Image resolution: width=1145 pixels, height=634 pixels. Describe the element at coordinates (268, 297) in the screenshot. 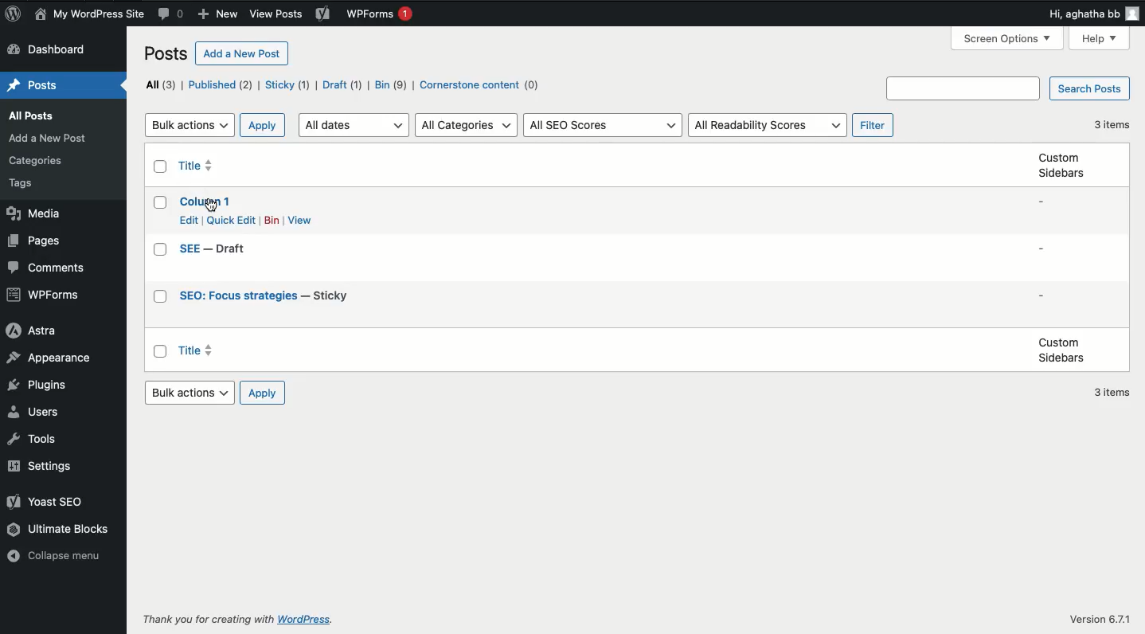

I see `SEO: Focus strategies` at that location.